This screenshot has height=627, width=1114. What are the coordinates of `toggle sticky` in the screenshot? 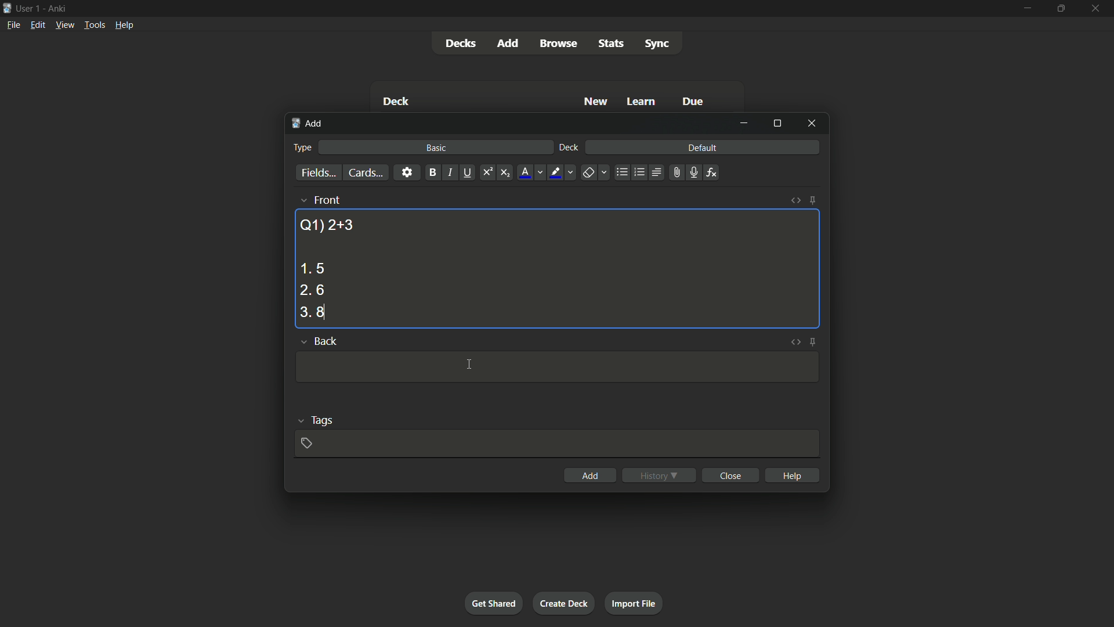 It's located at (813, 342).